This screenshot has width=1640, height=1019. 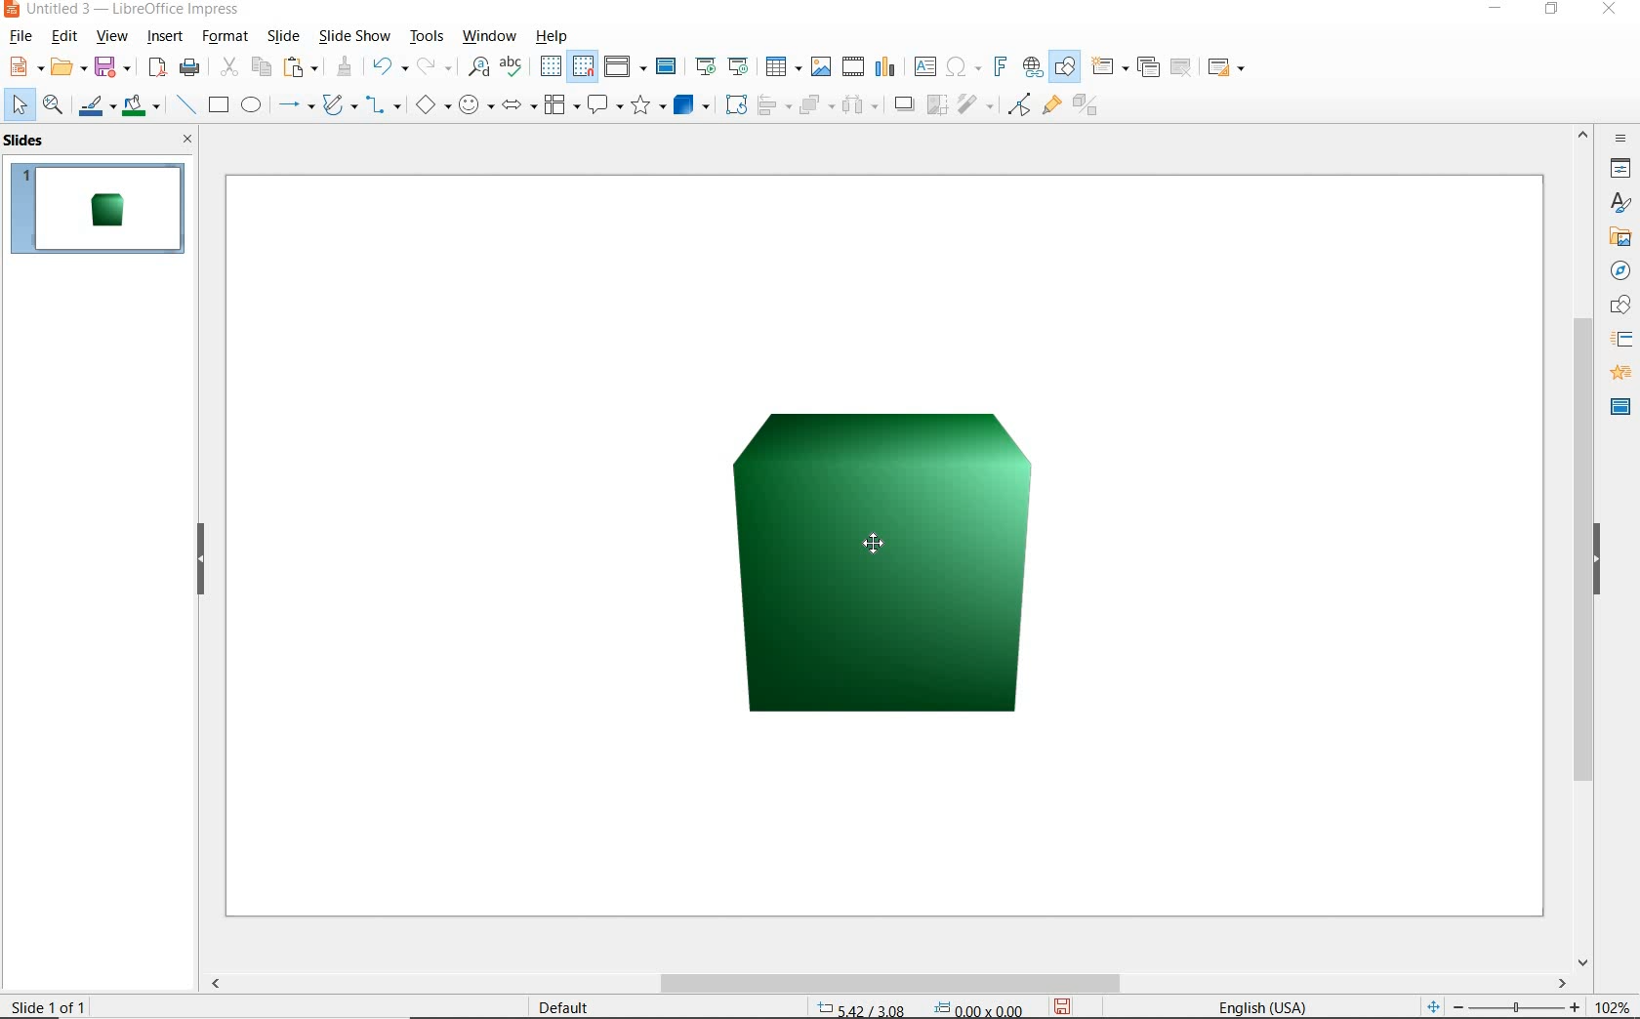 What do you see at coordinates (1621, 376) in the screenshot?
I see `ANIMATION` at bounding box center [1621, 376].